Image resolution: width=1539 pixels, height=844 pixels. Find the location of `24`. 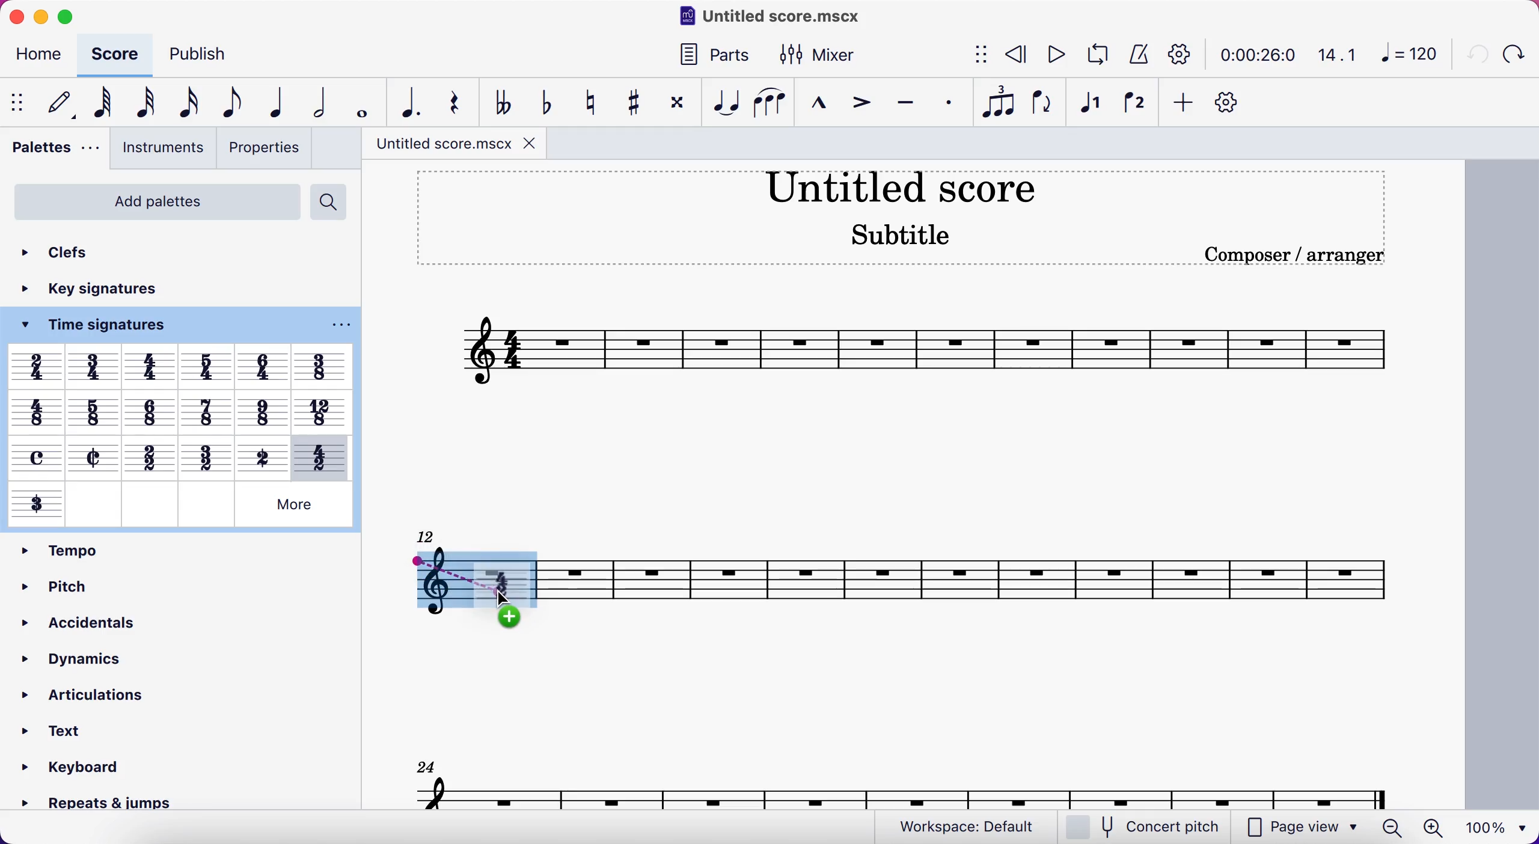

24 is located at coordinates (421, 767).